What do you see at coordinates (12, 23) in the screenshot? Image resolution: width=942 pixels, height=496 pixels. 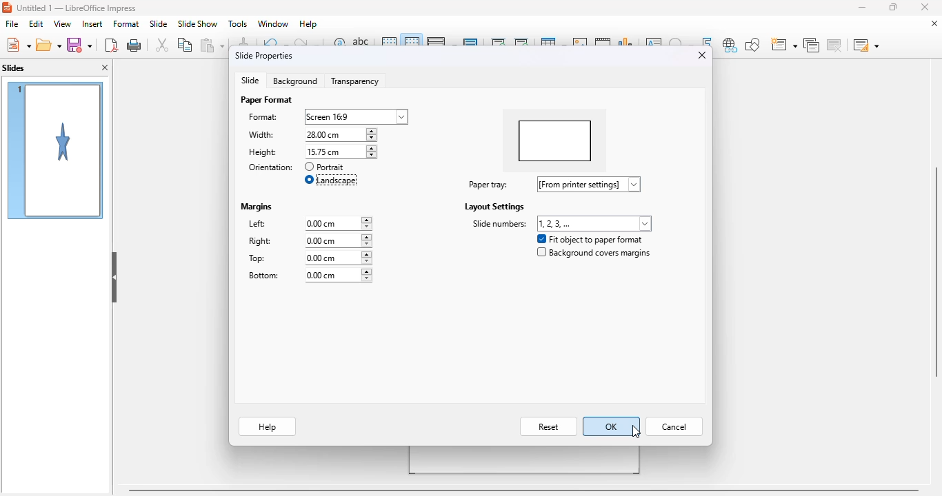 I see `file` at bounding box center [12, 23].